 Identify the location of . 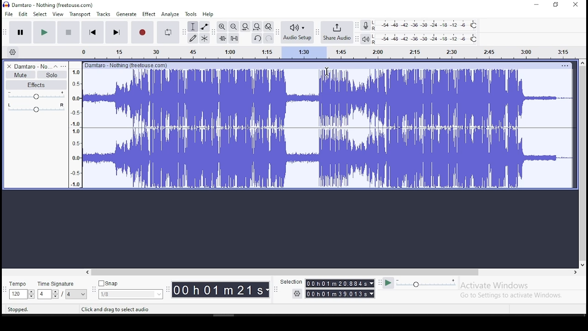
(127, 65).